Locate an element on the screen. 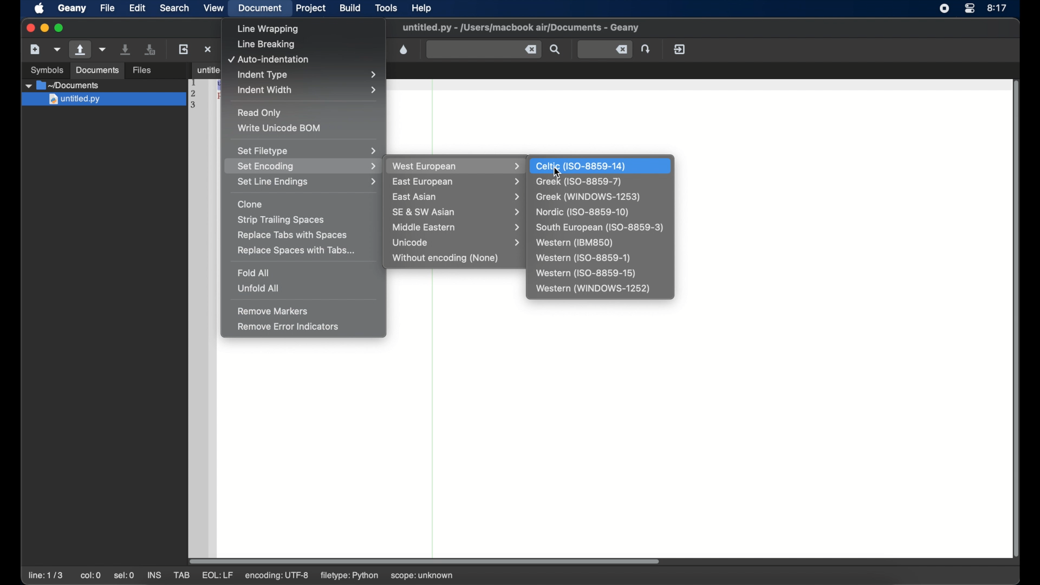  auto indentation is located at coordinates (269, 60).